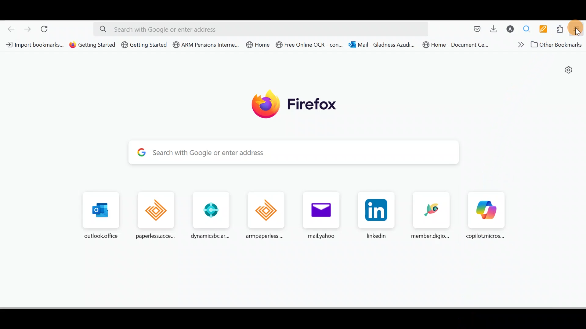  I want to click on linkedin, so click(375, 217).